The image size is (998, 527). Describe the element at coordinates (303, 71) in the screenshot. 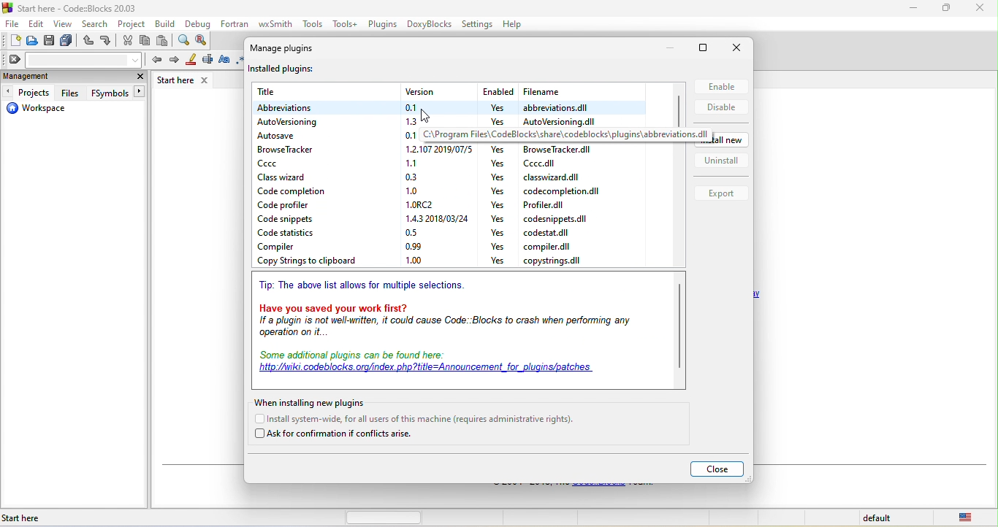

I see `installed plugins` at that location.